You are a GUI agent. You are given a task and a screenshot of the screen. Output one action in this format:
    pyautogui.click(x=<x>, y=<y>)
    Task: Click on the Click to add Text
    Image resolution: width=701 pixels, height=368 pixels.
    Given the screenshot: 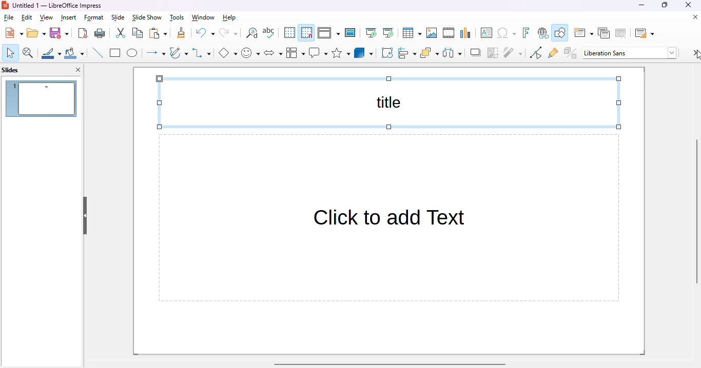 What is the action you would take?
    pyautogui.click(x=388, y=244)
    